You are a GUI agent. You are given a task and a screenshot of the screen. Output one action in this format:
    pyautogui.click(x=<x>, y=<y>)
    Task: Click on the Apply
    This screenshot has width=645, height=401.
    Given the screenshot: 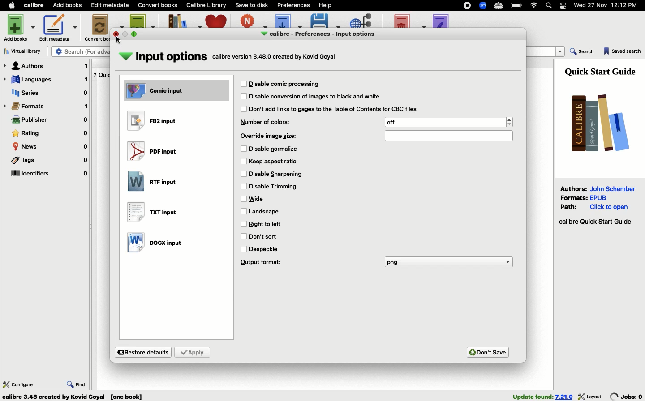 What is the action you would take?
    pyautogui.click(x=193, y=352)
    